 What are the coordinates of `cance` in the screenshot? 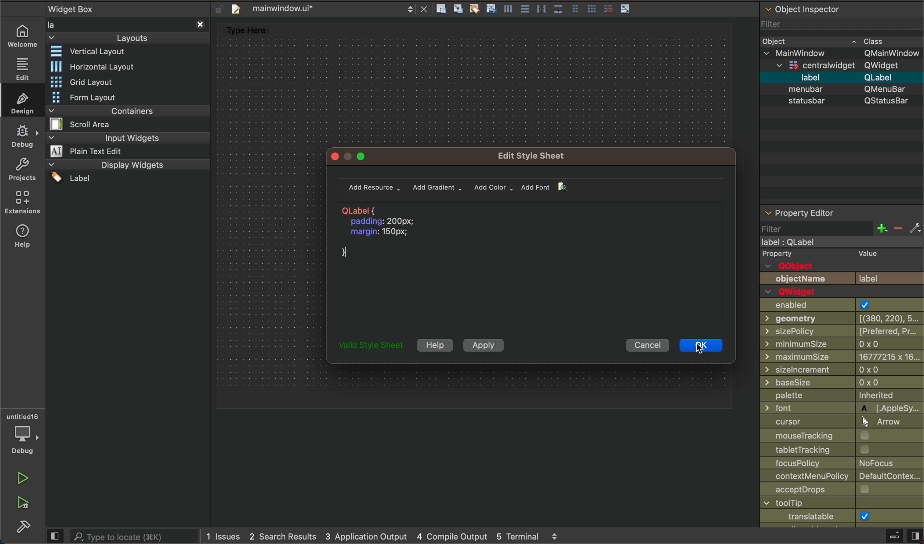 It's located at (645, 345).